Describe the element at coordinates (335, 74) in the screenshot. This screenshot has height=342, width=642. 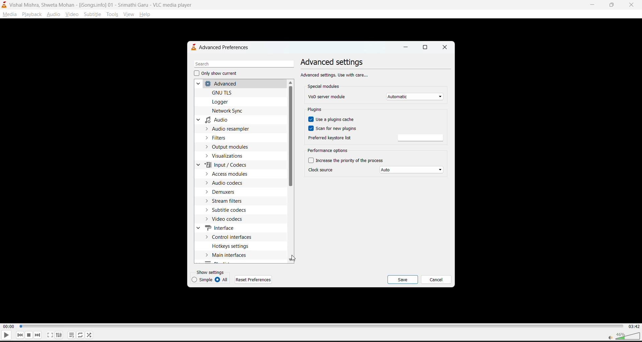
I see `Advanced settings, Use with care` at that location.